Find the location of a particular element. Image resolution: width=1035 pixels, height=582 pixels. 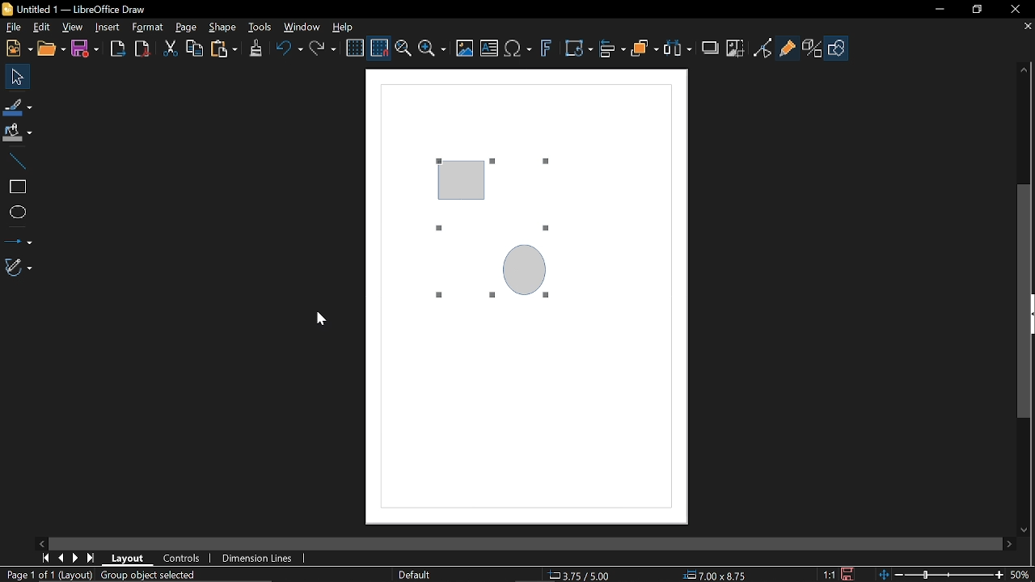

Line is located at coordinates (17, 159).